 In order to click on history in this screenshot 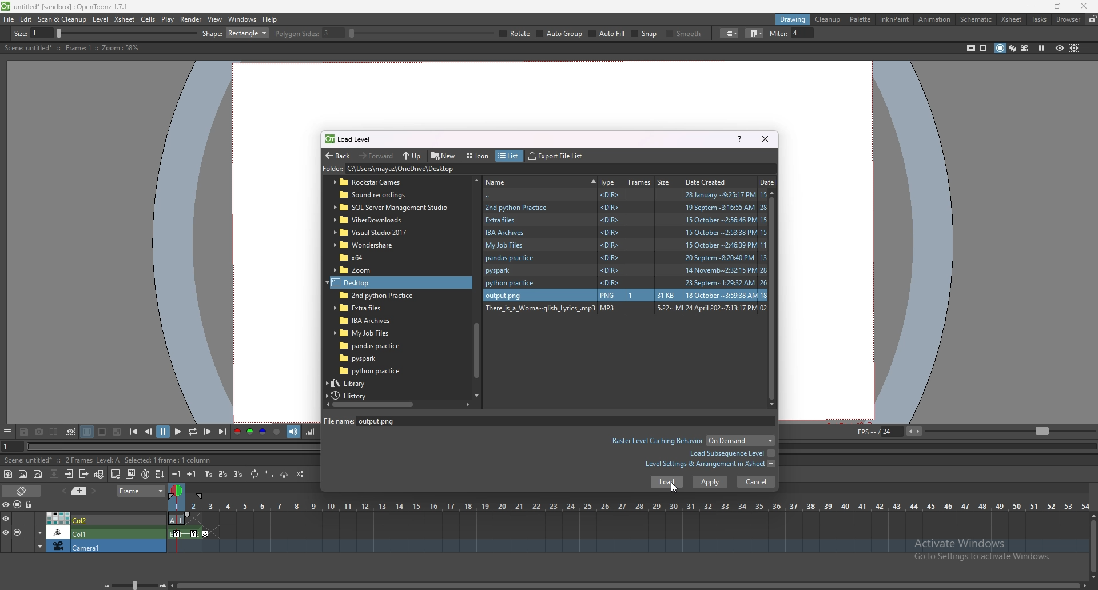, I will do `click(353, 396)`.